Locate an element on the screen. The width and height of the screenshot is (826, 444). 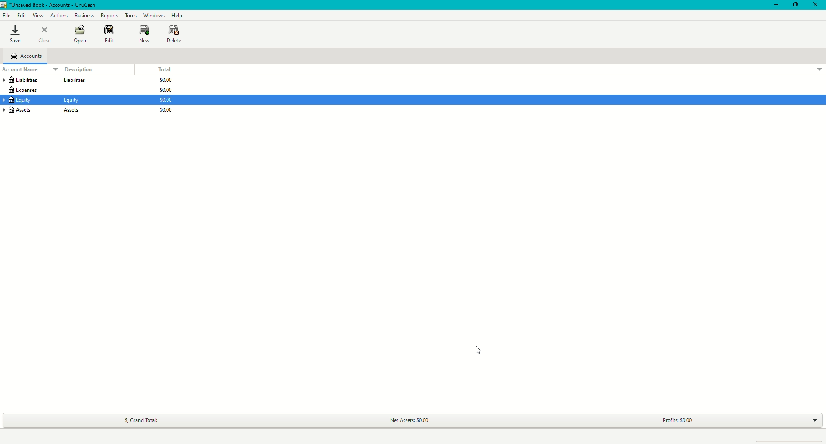
Description is located at coordinates (78, 69).